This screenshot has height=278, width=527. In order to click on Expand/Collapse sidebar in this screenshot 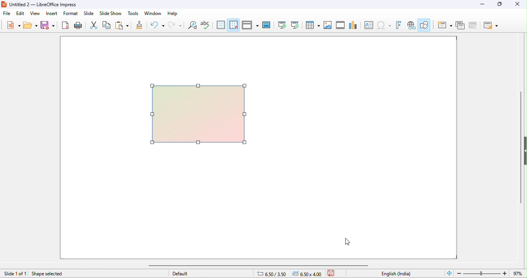, I will do `click(525, 151)`.